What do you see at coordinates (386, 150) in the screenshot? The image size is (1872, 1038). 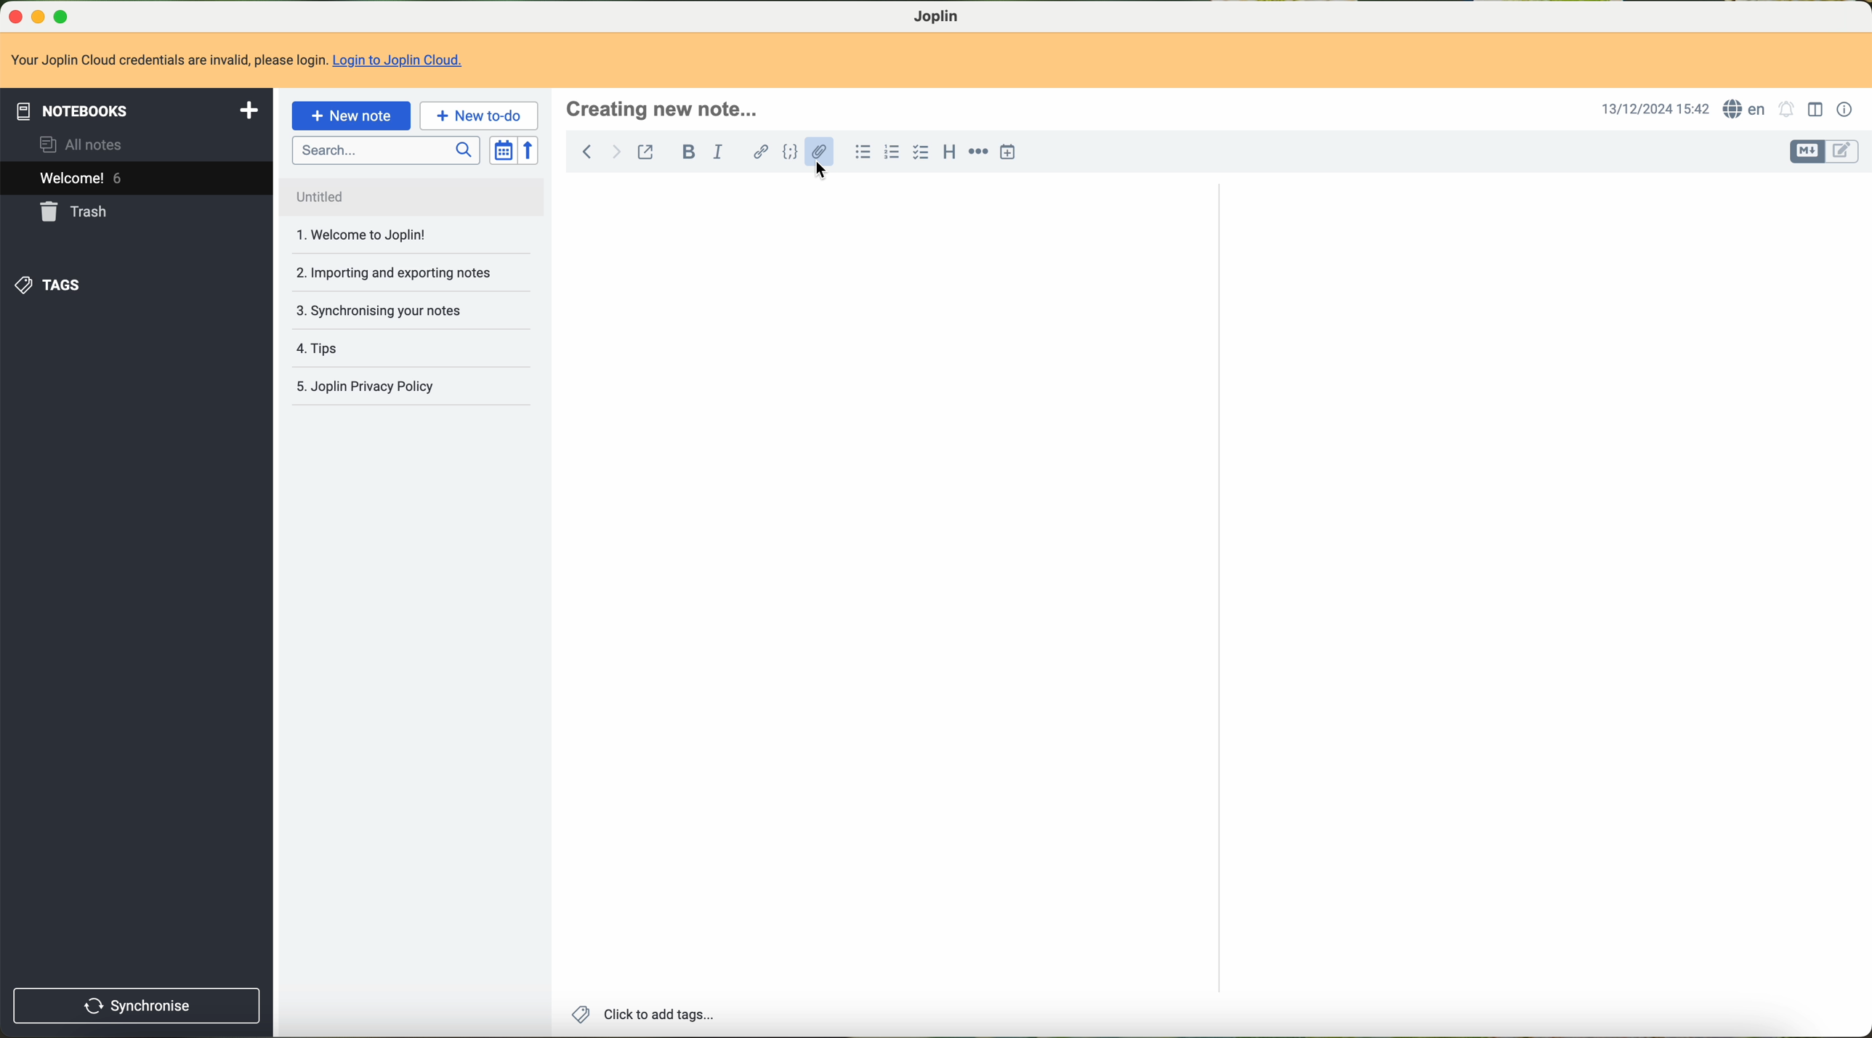 I see `search bar` at bounding box center [386, 150].